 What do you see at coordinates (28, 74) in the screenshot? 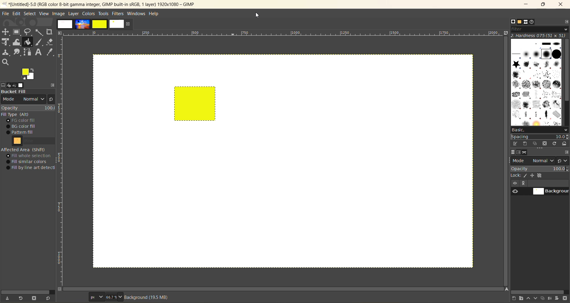
I see `foreground color changed` at bounding box center [28, 74].